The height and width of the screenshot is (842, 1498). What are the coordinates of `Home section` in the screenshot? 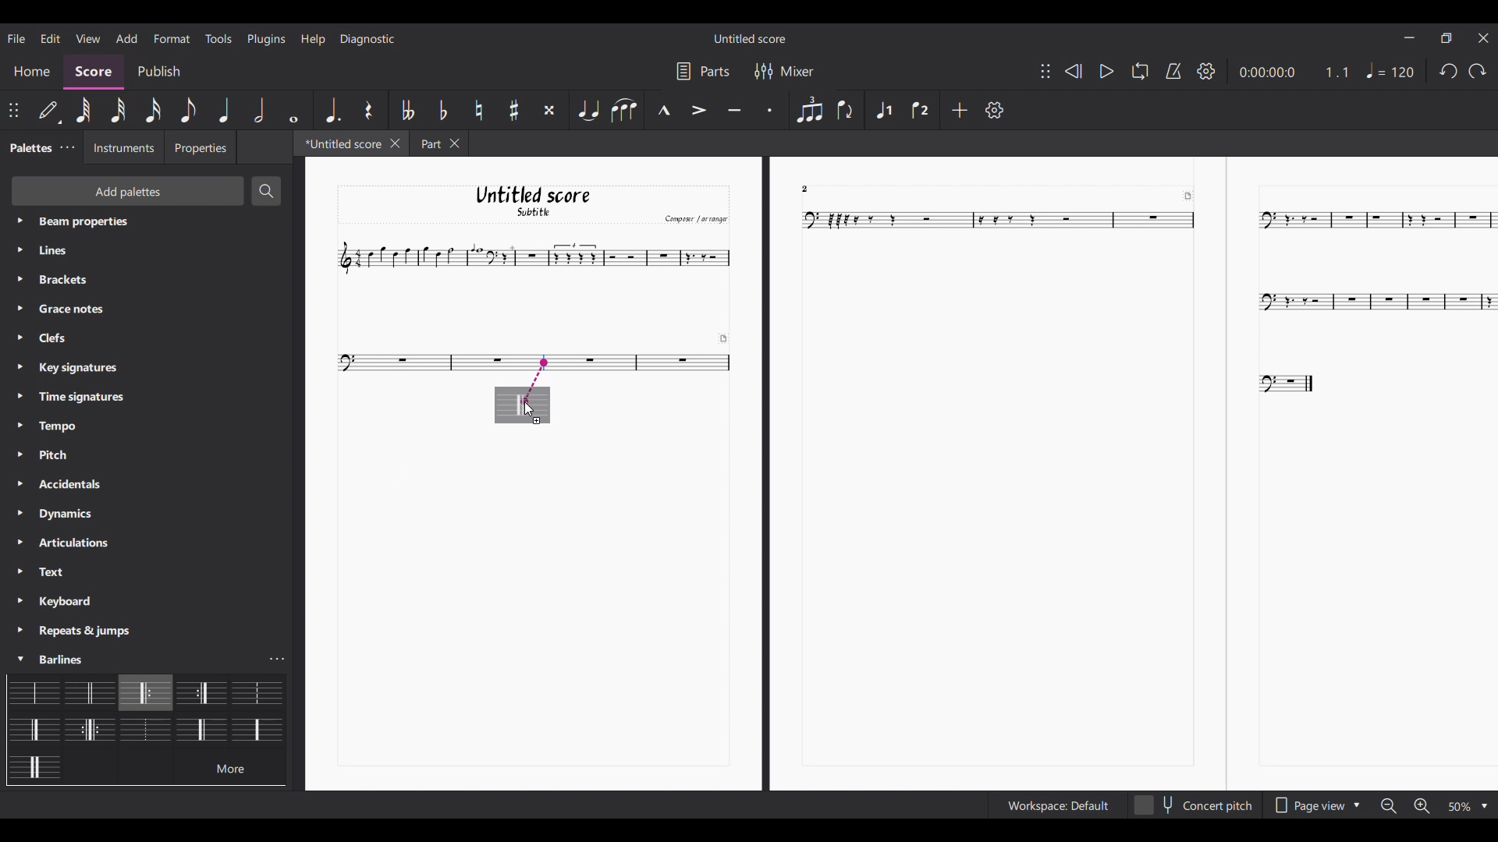 It's located at (31, 72).